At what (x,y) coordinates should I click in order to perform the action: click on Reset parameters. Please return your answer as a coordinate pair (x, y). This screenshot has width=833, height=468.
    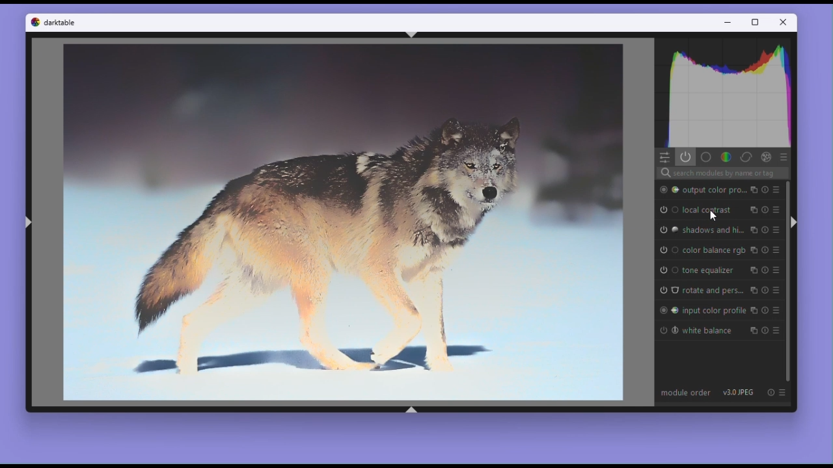
    Looking at the image, I should click on (765, 189).